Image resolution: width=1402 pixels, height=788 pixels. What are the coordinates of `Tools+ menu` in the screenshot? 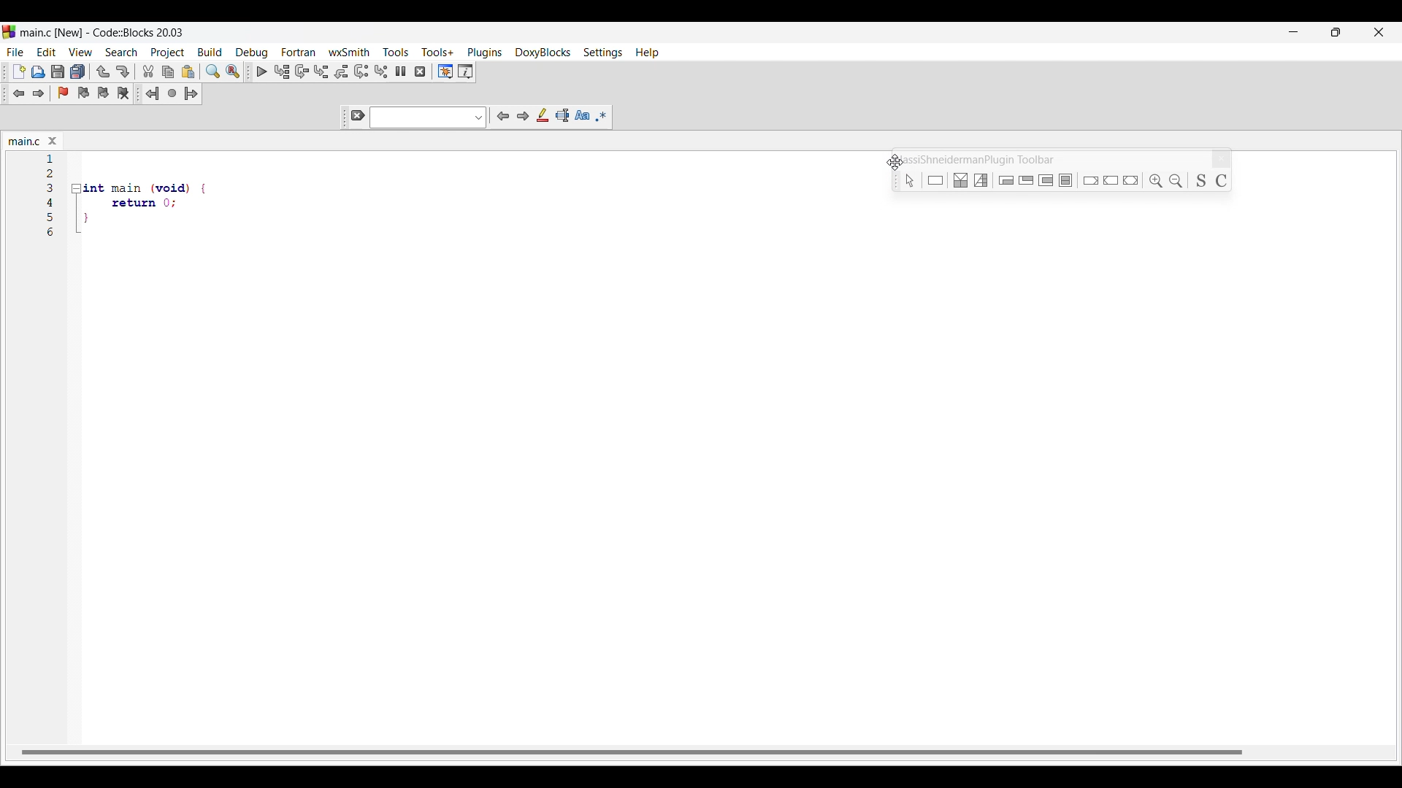 It's located at (437, 52).